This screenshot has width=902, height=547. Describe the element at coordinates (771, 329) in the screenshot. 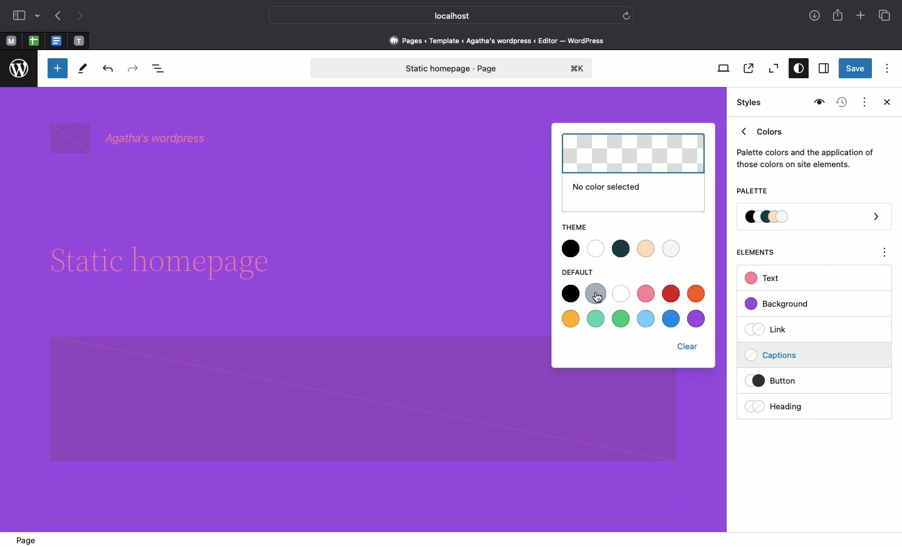

I see `Link` at that location.